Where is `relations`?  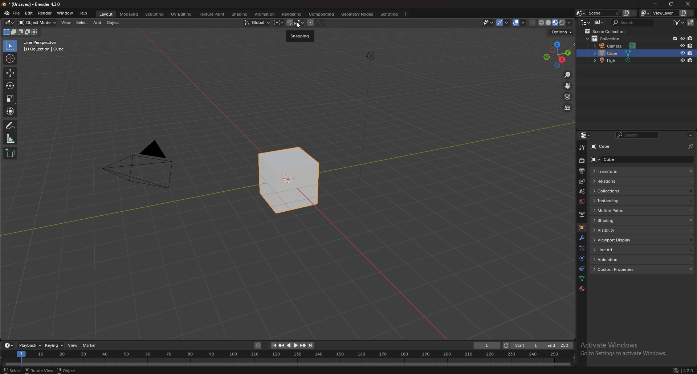
relations is located at coordinates (612, 181).